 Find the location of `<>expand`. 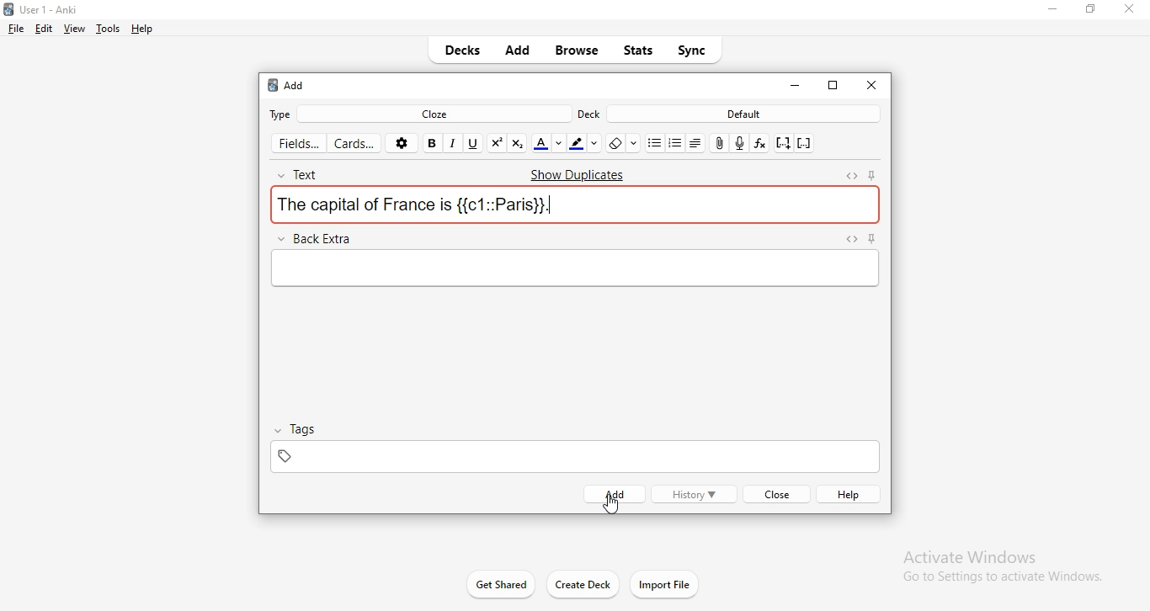

<>expand is located at coordinates (853, 175).